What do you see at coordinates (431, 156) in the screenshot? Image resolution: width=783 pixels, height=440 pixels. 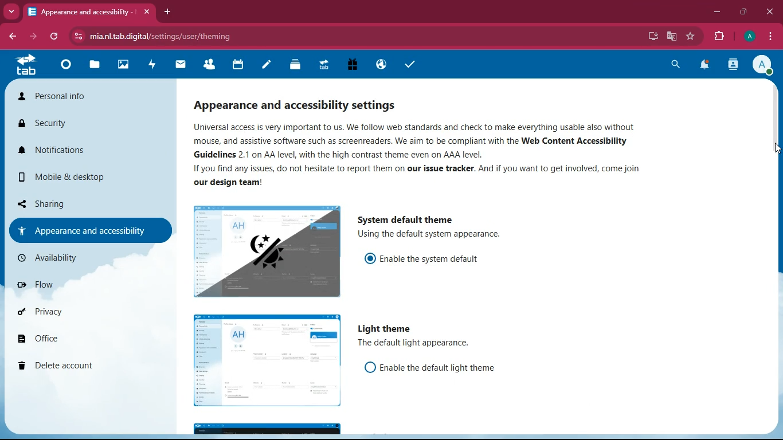 I see `description` at bounding box center [431, 156].